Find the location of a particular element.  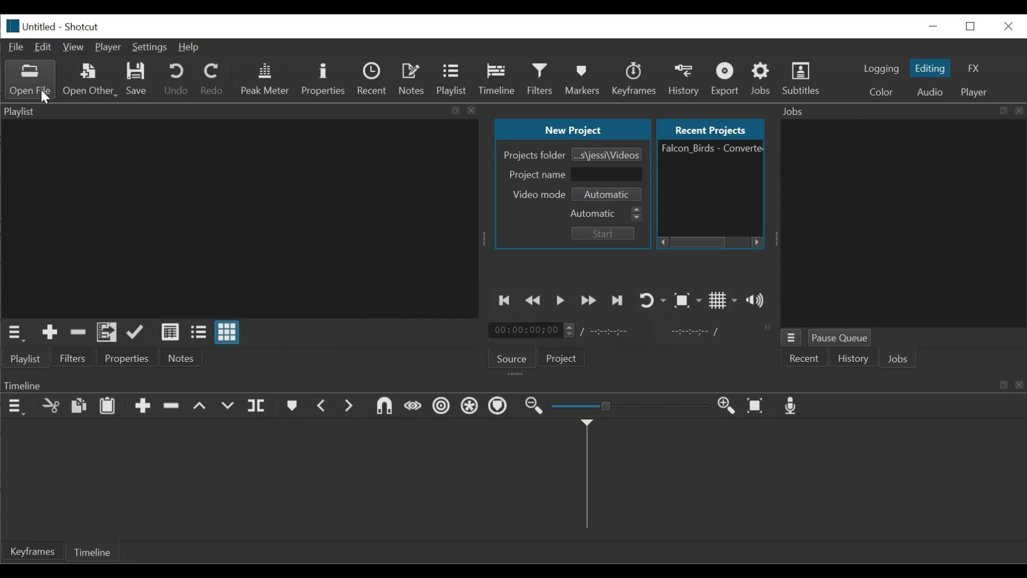

Ripple all tracks is located at coordinates (470, 408).